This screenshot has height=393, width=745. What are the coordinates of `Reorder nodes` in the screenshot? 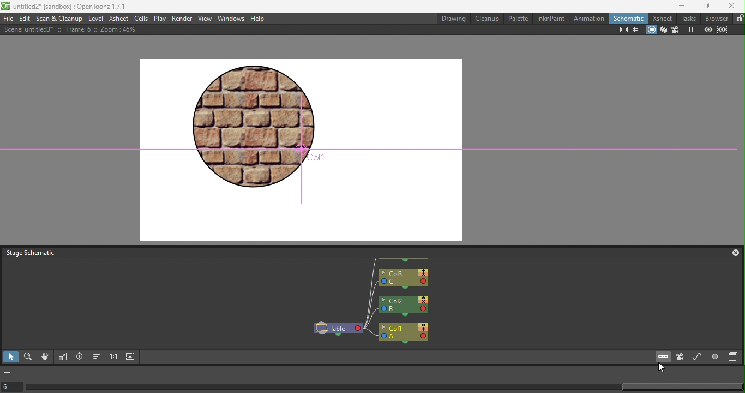 It's located at (96, 358).